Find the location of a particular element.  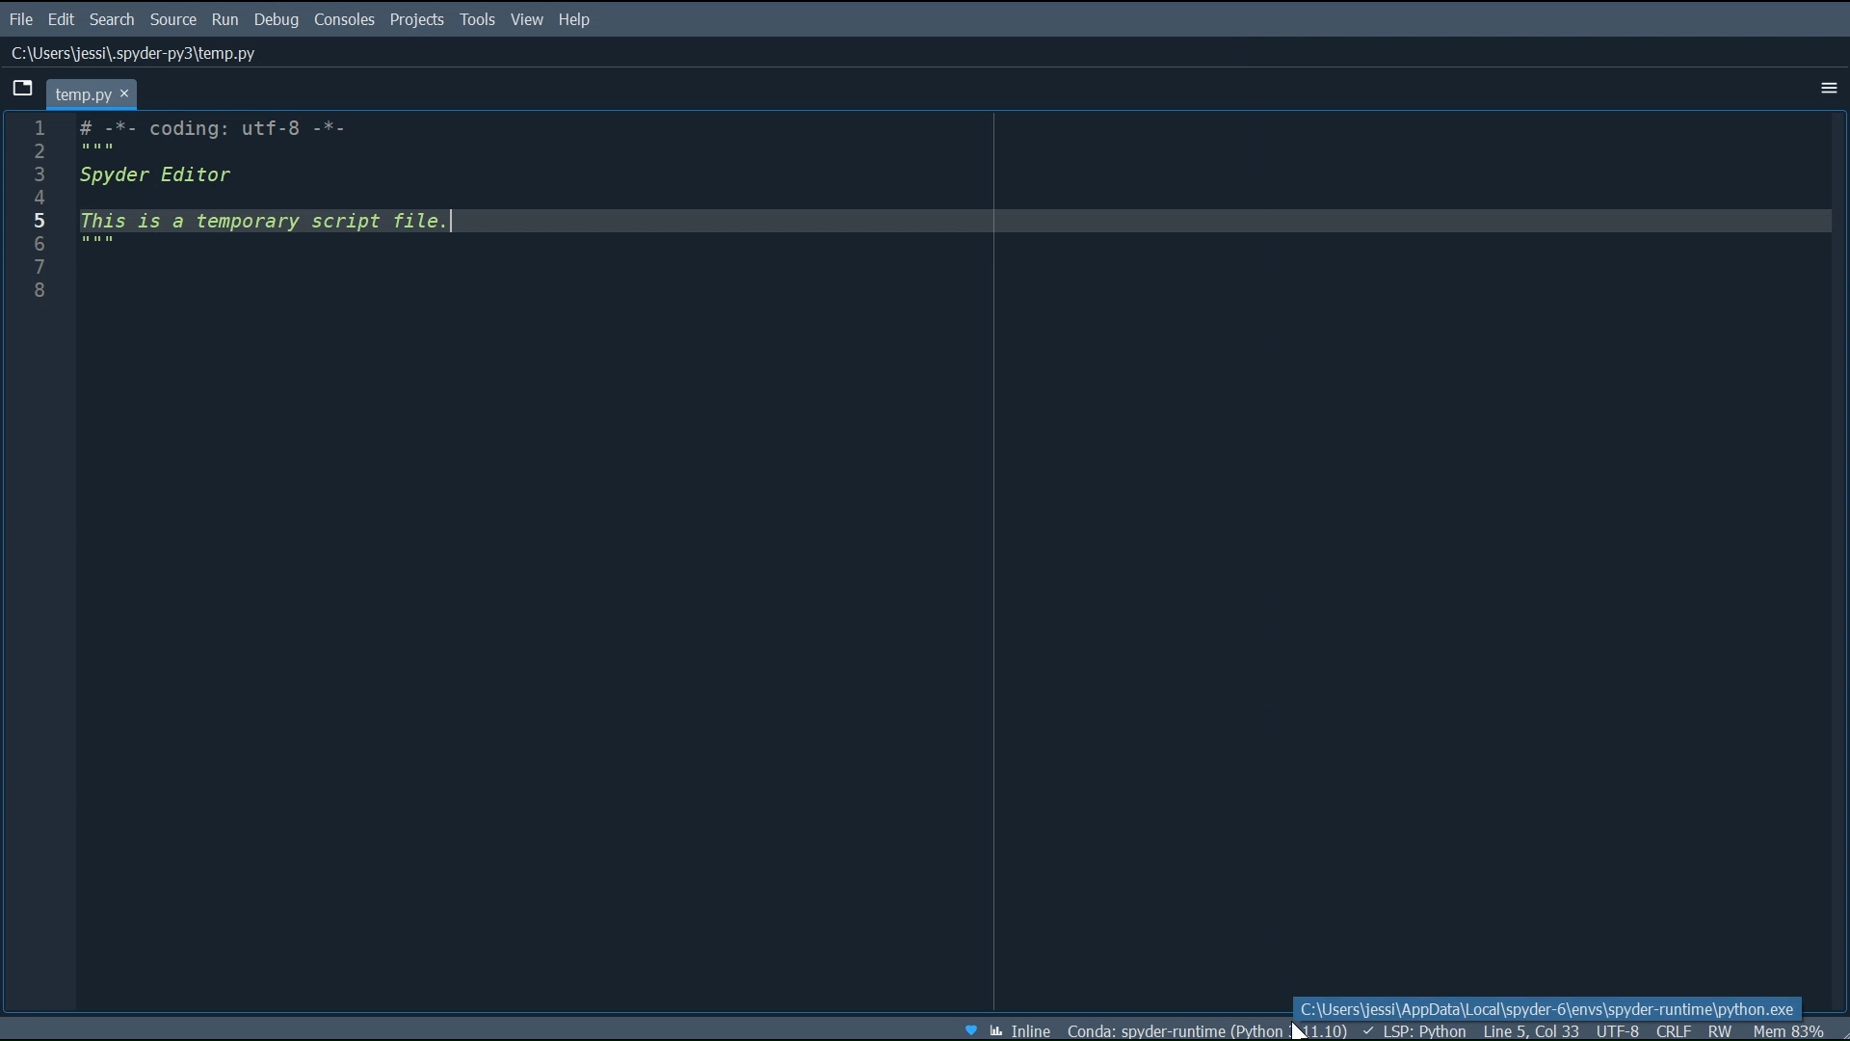

Projects is located at coordinates (415, 21).